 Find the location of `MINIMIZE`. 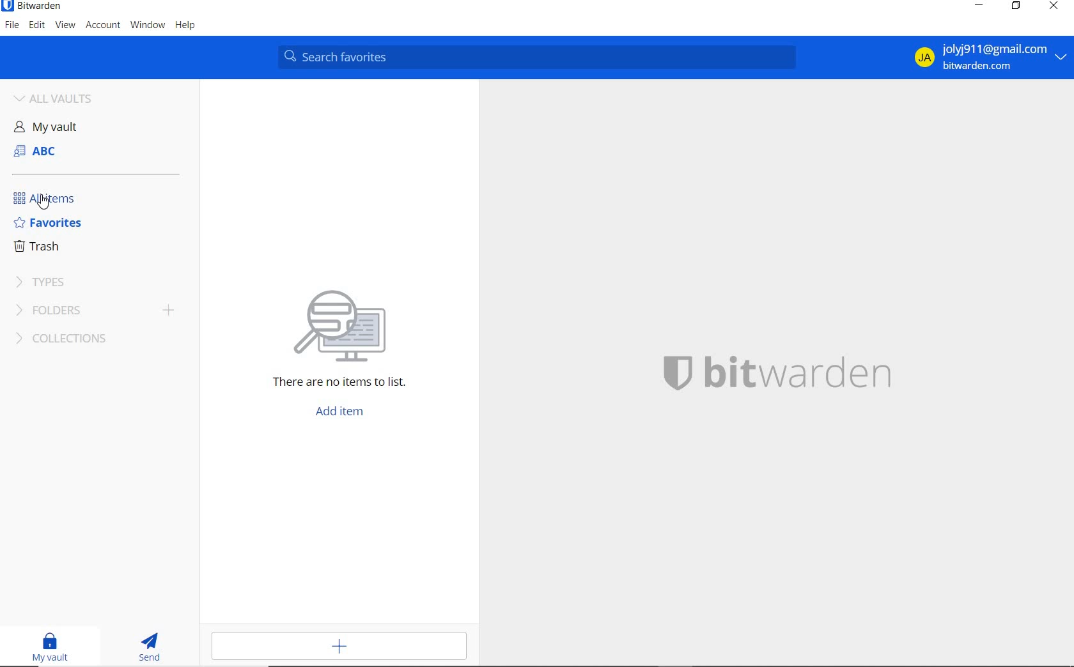

MINIMIZE is located at coordinates (977, 6).